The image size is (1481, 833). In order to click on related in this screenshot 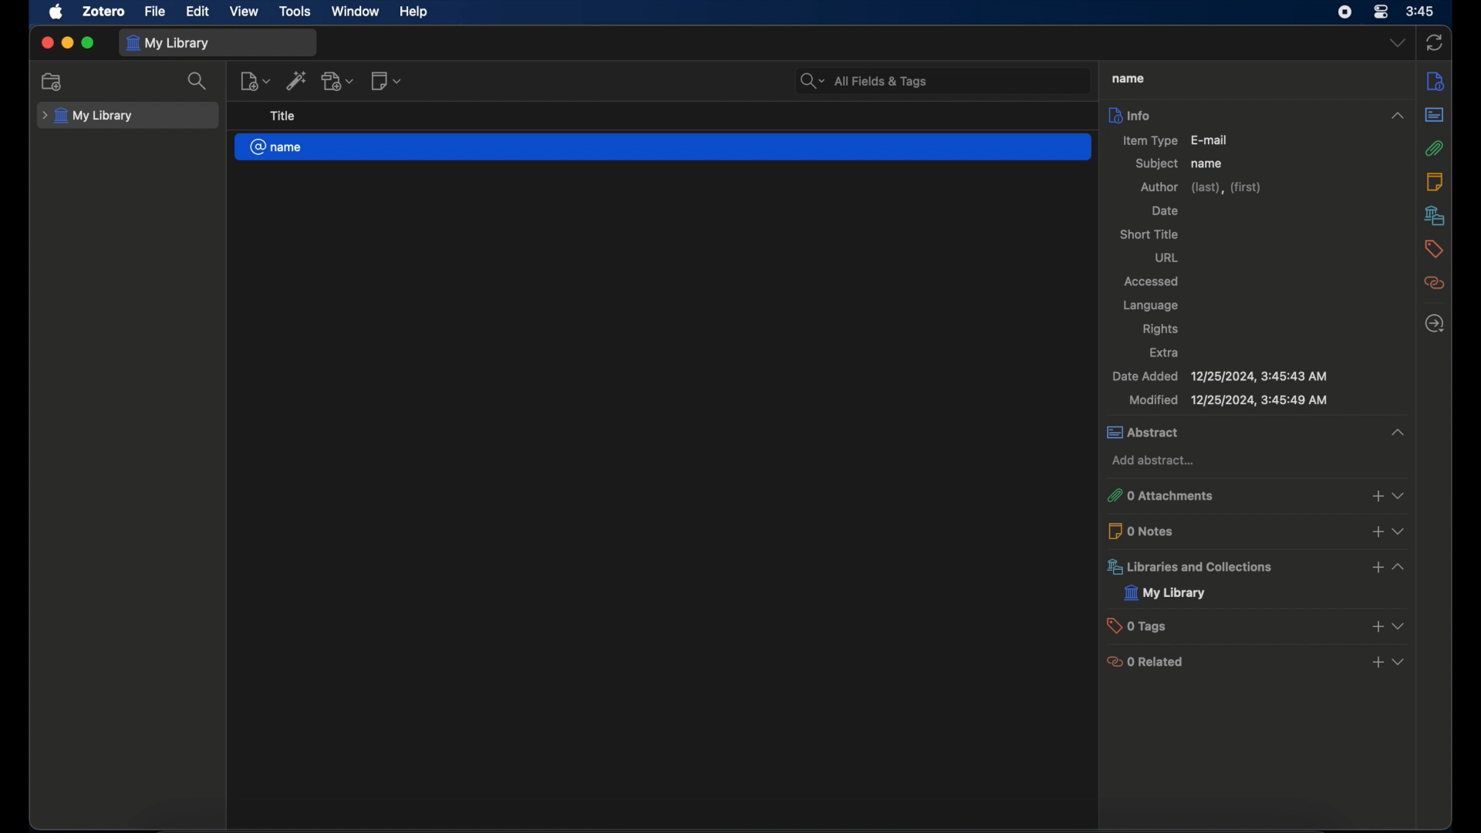, I will do `click(1435, 283)`.